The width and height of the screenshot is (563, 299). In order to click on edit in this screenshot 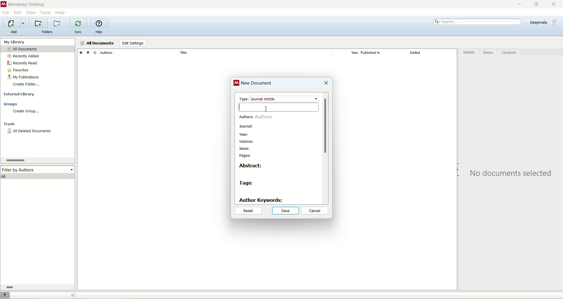, I will do `click(17, 13)`.